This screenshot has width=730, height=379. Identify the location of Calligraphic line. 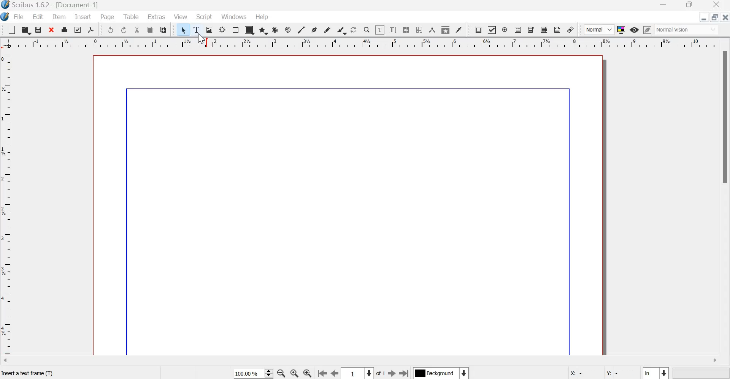
(341, 30).